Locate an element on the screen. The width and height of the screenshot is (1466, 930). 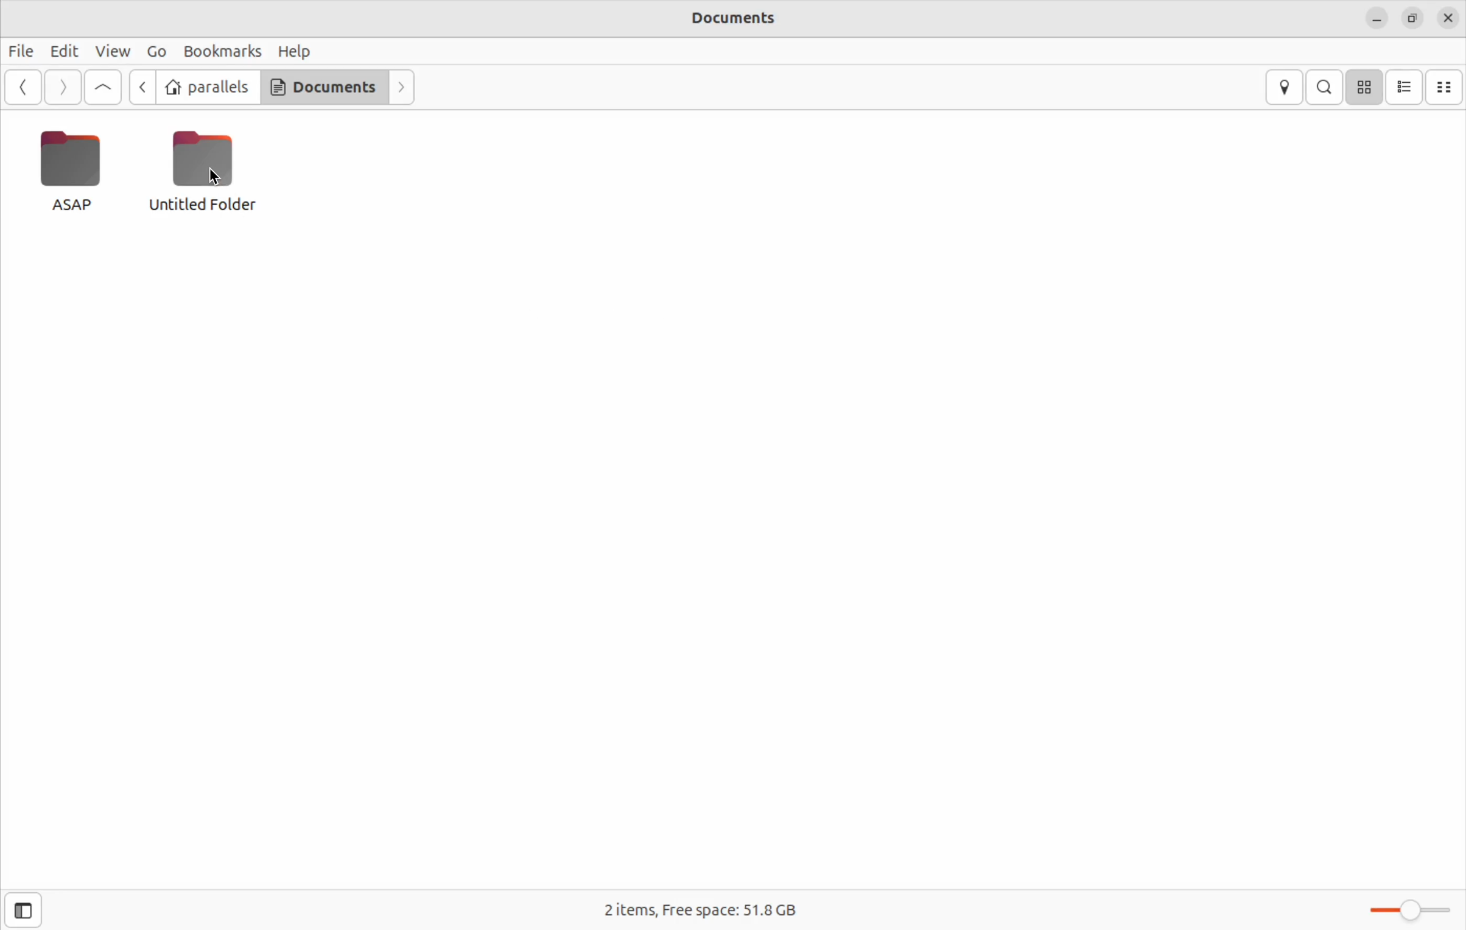
ASAP is located at coordinates (68, 170).